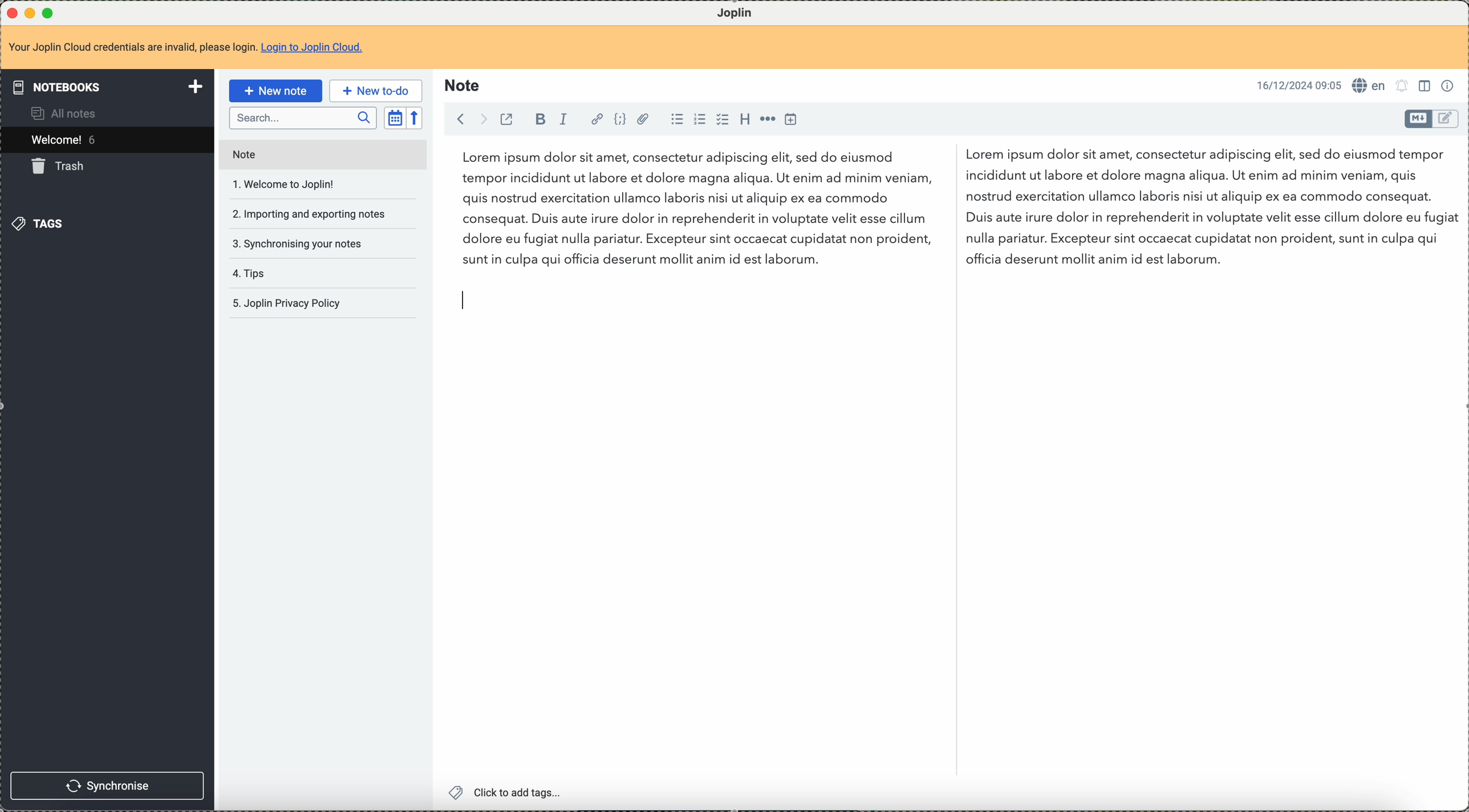  Describe the element at coordinates (108, 786) in the screenshot. I see `synchronise` at that location.